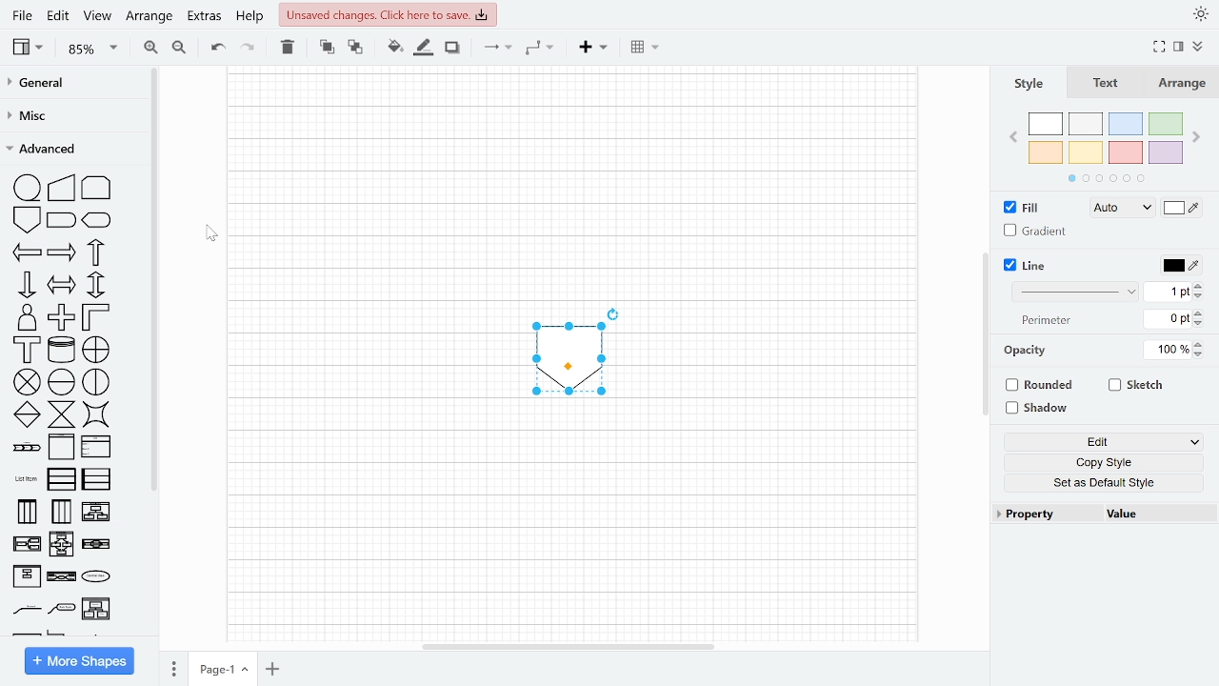  Describe the element at coordinates (355, 48) in the screenshot. I see `TO back` at that location.